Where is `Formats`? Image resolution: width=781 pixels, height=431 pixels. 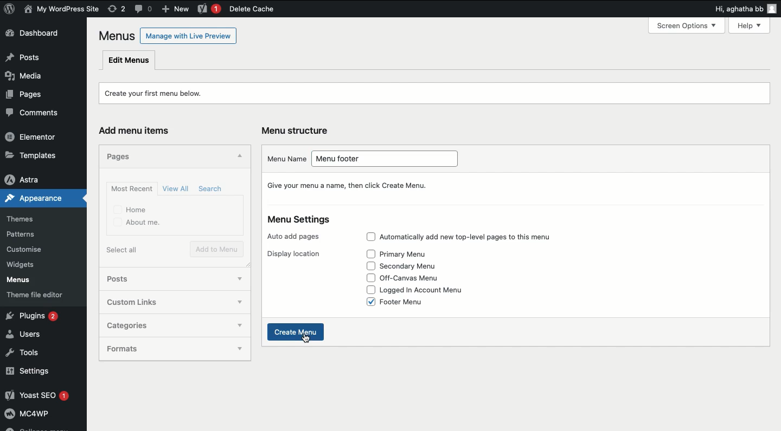 Formats is located at coordinates (157, 348).